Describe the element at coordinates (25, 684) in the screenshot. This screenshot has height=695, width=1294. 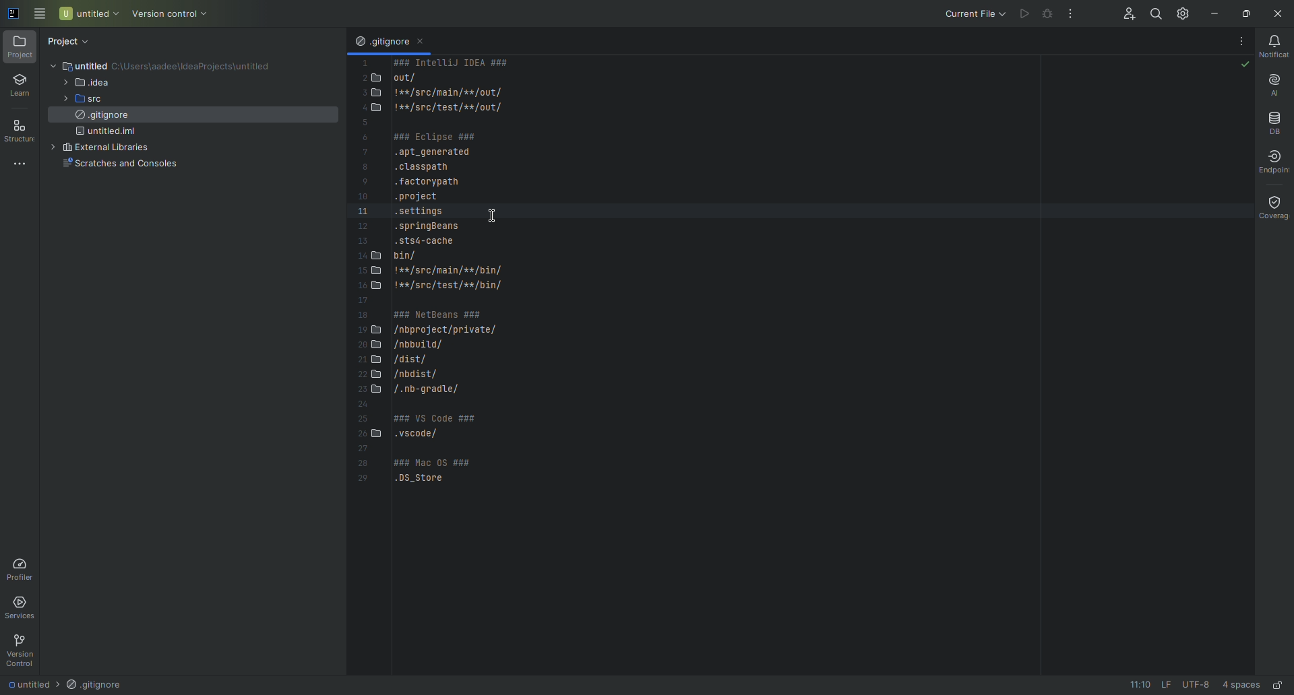
I see `Untitled` at that location.